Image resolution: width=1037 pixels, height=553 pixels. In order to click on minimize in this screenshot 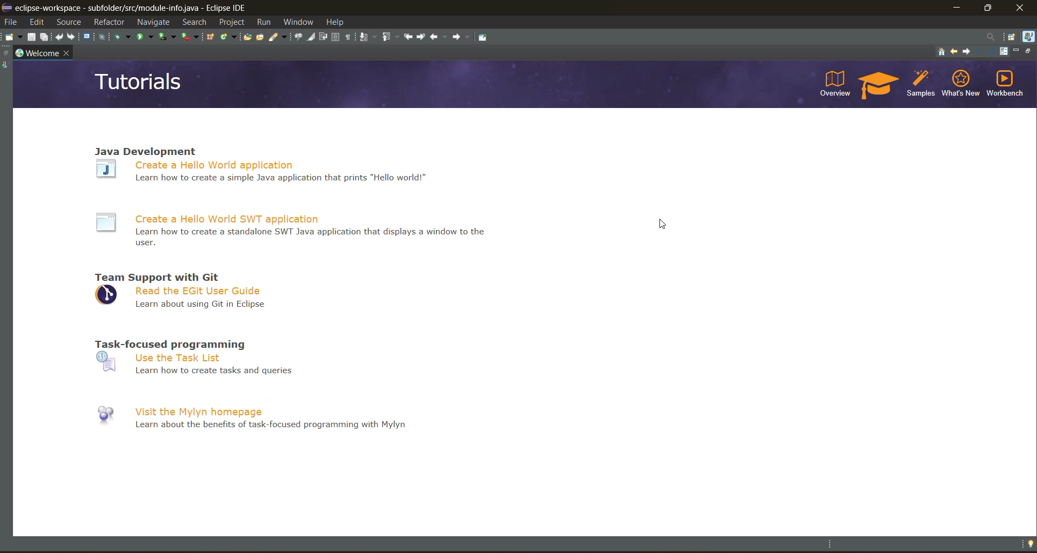, I will do `click(1018, 52)`.